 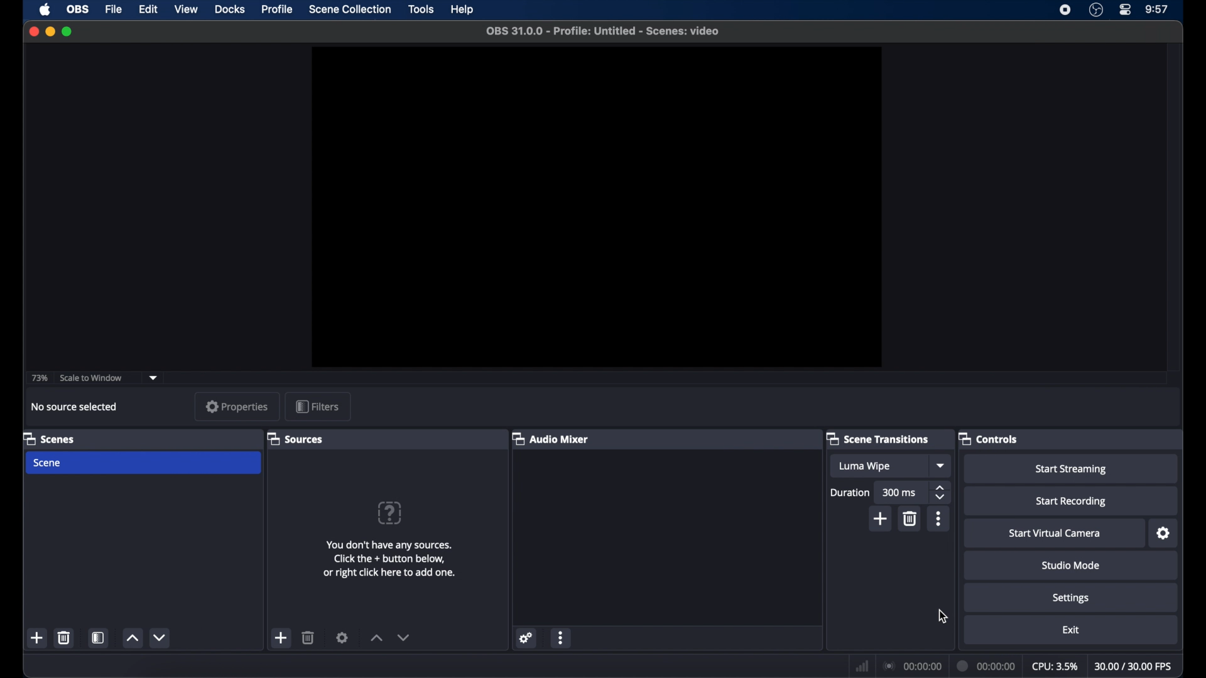 I want to click on decrement, so click(x=161, y=638).